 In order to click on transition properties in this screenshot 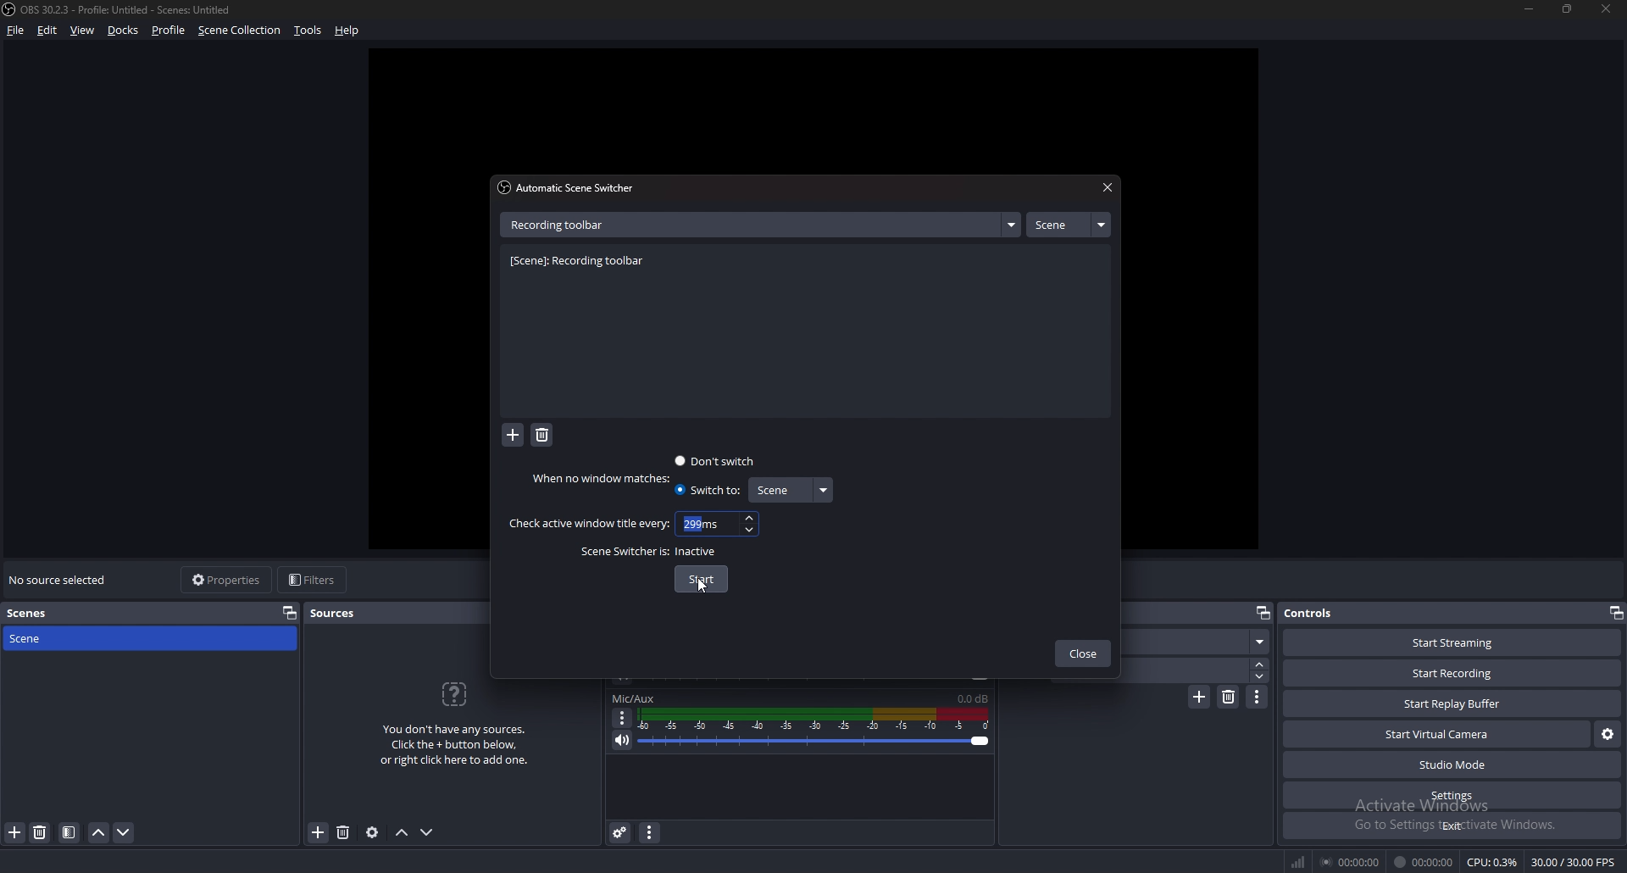, I will do `click(1258, 697)`.